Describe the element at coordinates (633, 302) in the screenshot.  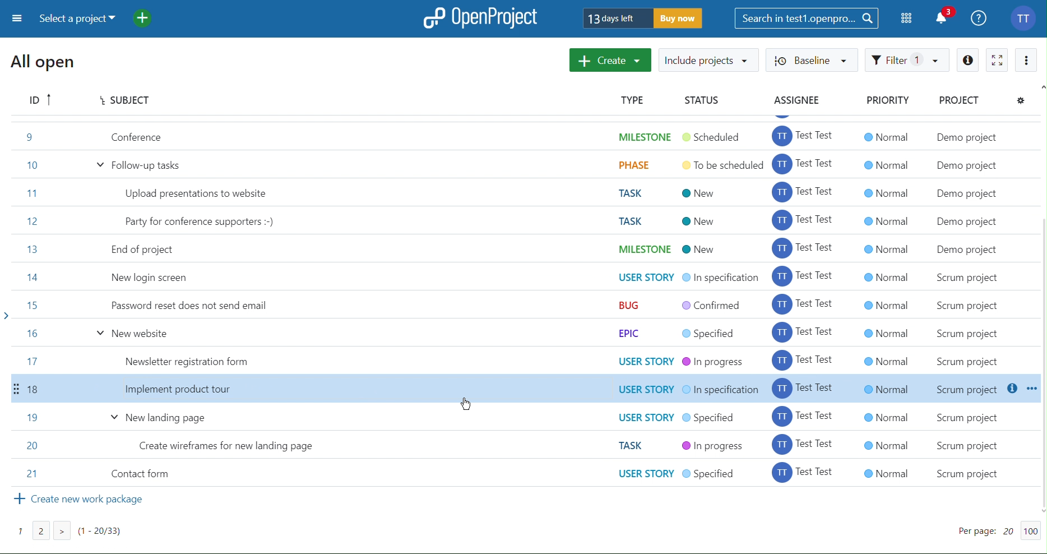
I see `Type of Work Packages` at that location.